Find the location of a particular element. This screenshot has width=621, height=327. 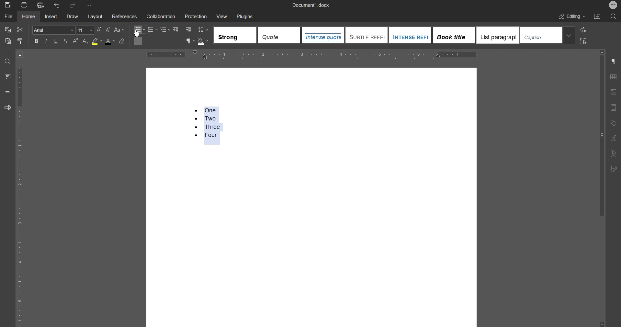

Font Size is located at coordinates (85, 30).